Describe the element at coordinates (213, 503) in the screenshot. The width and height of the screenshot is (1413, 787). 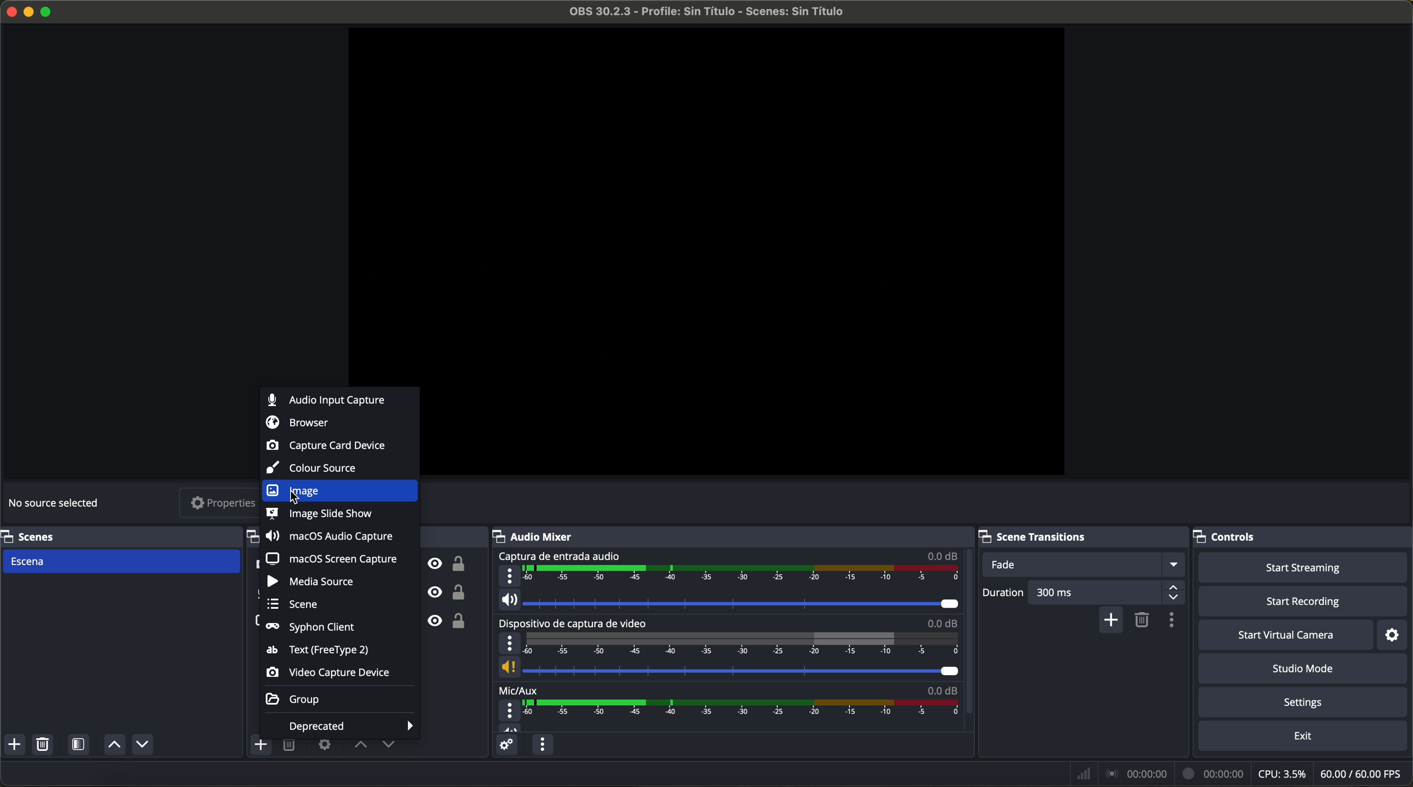
I see `properties` at that location.